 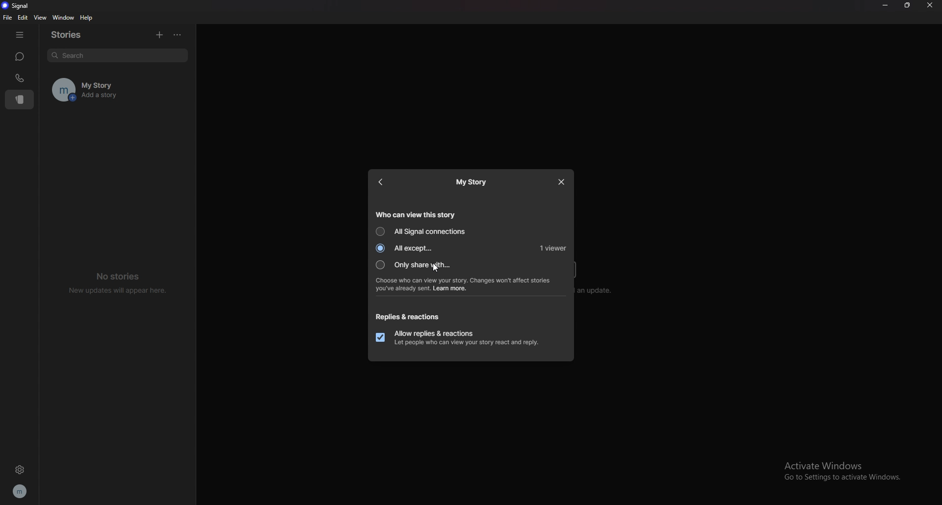 I want to click on view, so click(x=40, y=18).